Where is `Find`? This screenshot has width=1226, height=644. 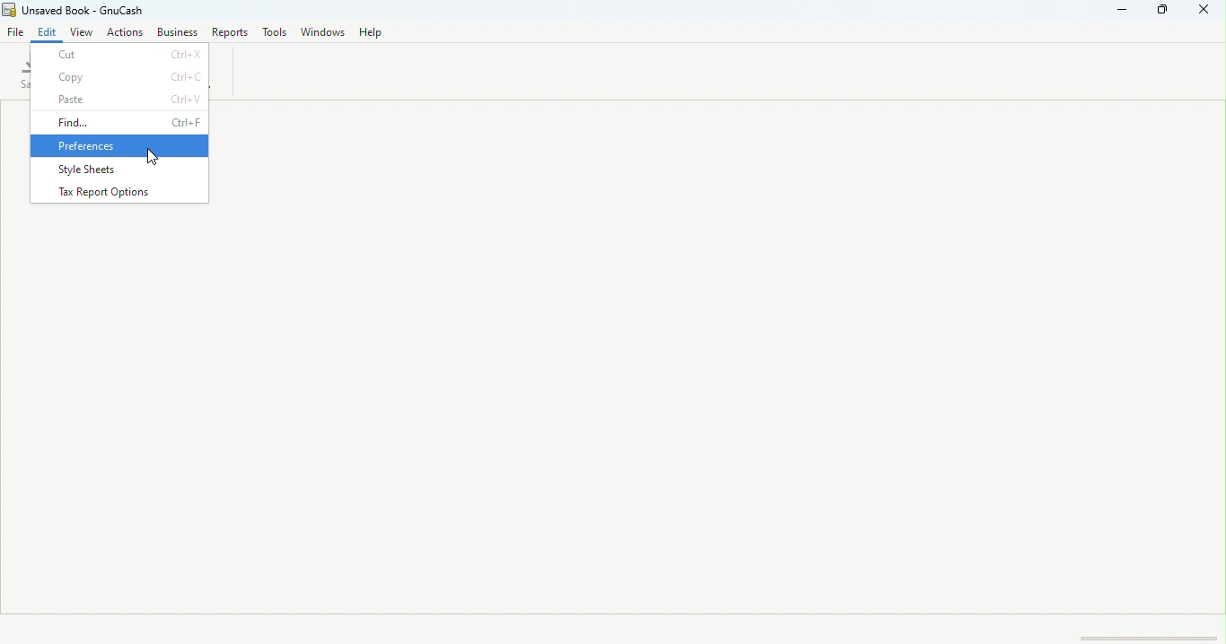 Find is located at coordinates (118, 126).